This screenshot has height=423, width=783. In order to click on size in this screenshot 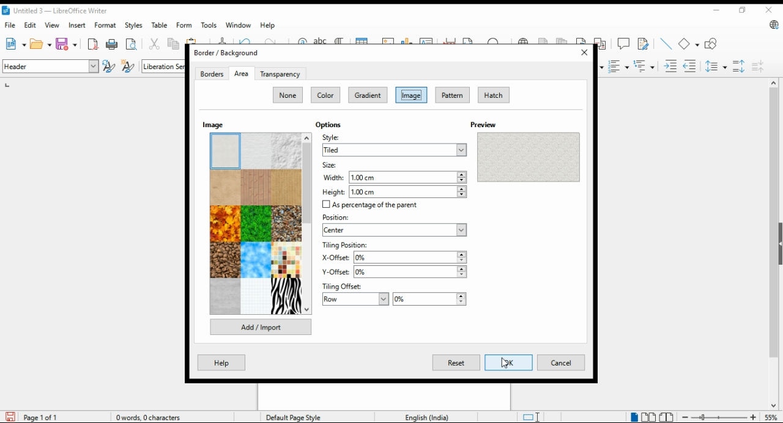, I will do `click(331, 165)`.